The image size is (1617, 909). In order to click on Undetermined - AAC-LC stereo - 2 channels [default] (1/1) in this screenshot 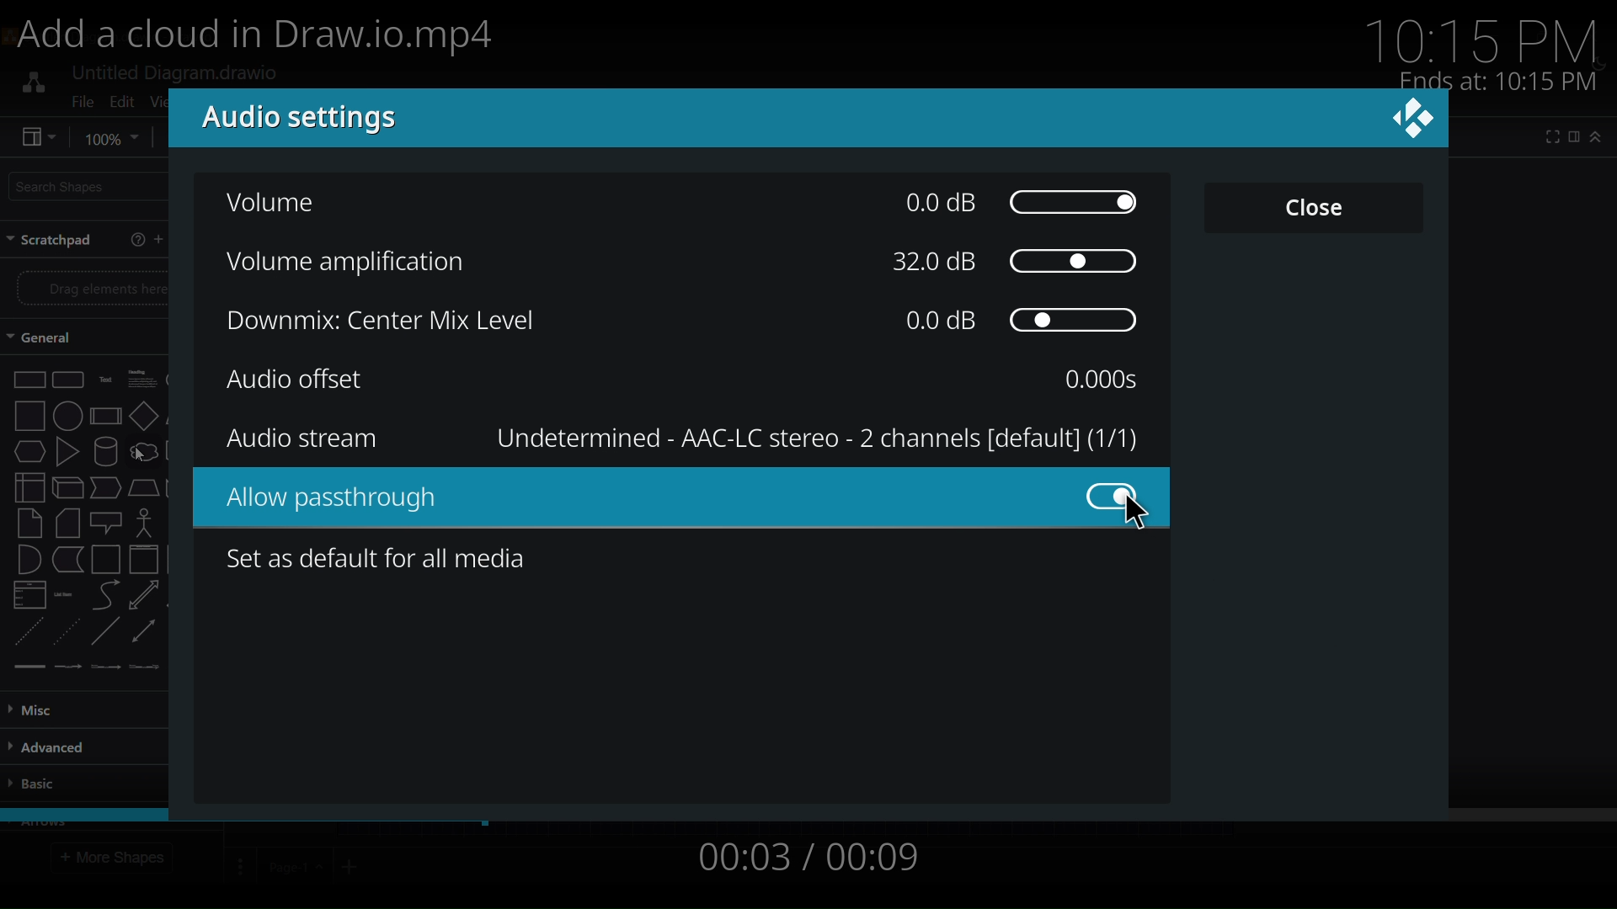, I will do `click(814, 440)`.